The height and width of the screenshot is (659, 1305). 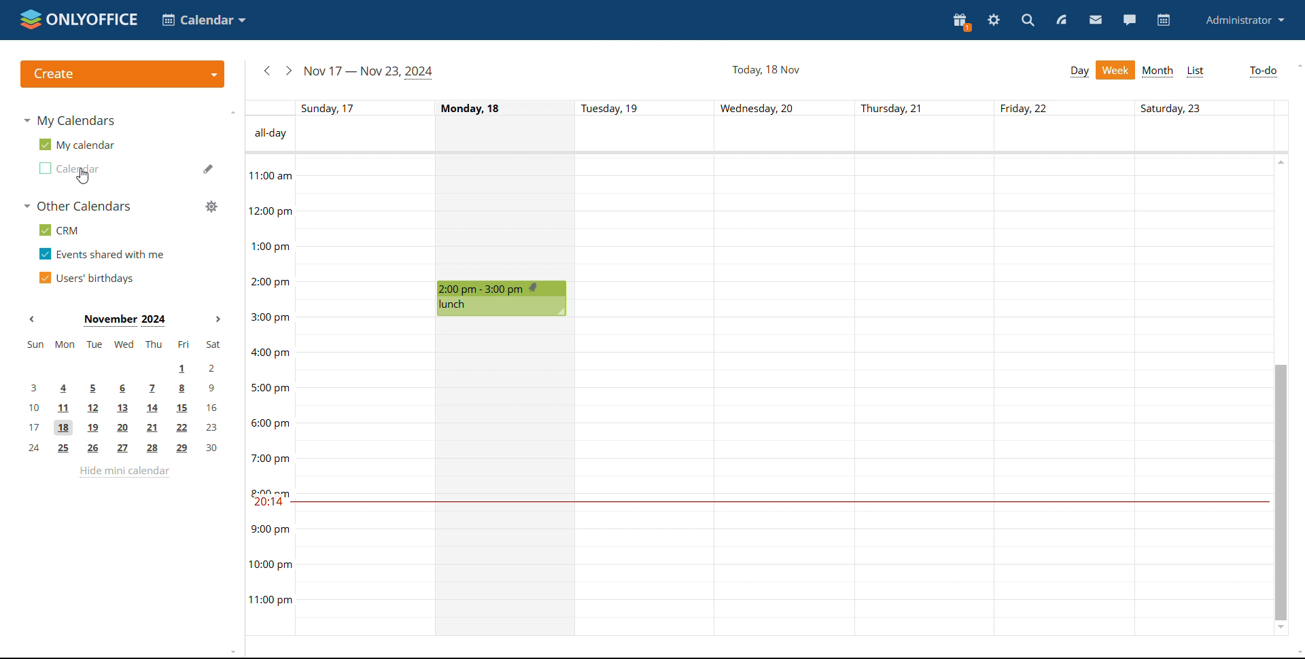 What do you see at coordinates (219, 319) in the screenshot?
I see `next month` at bounding box center [219, 319].